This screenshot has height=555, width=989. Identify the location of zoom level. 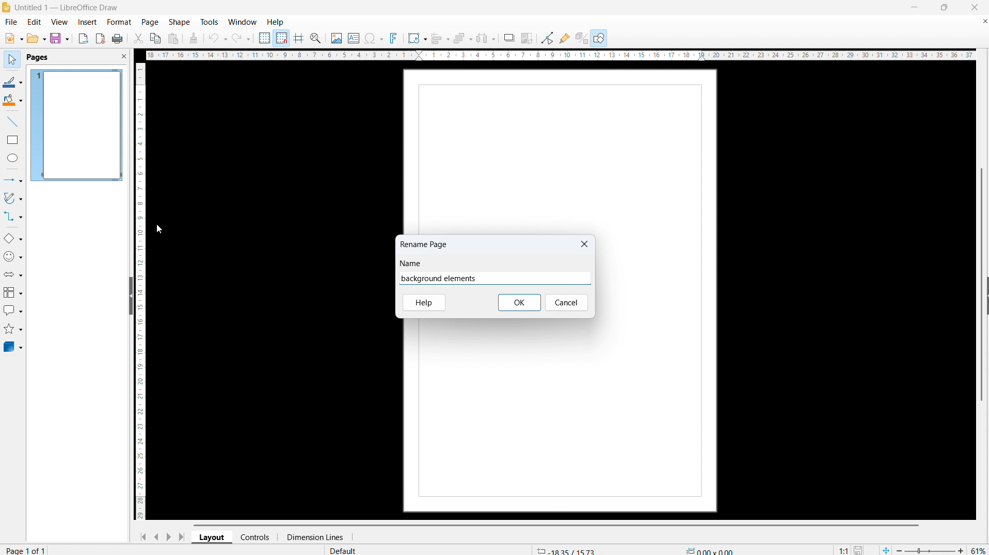
(979, 549).